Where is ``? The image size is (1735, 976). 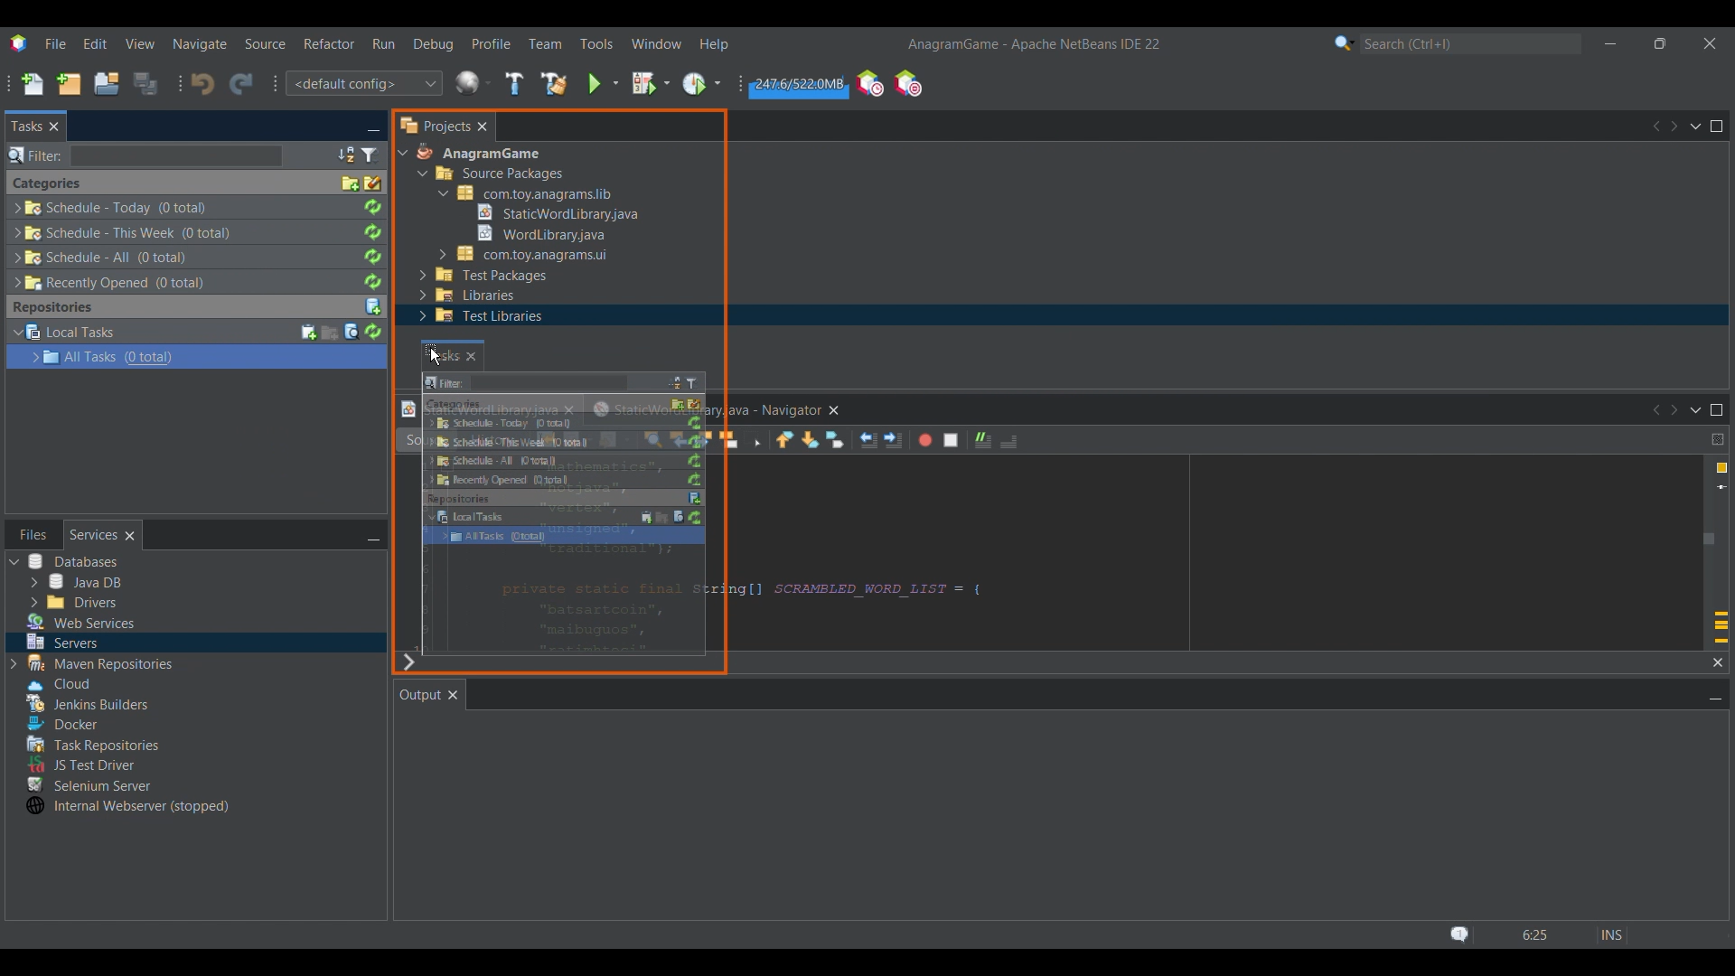  is located at coordinates (112, 208).